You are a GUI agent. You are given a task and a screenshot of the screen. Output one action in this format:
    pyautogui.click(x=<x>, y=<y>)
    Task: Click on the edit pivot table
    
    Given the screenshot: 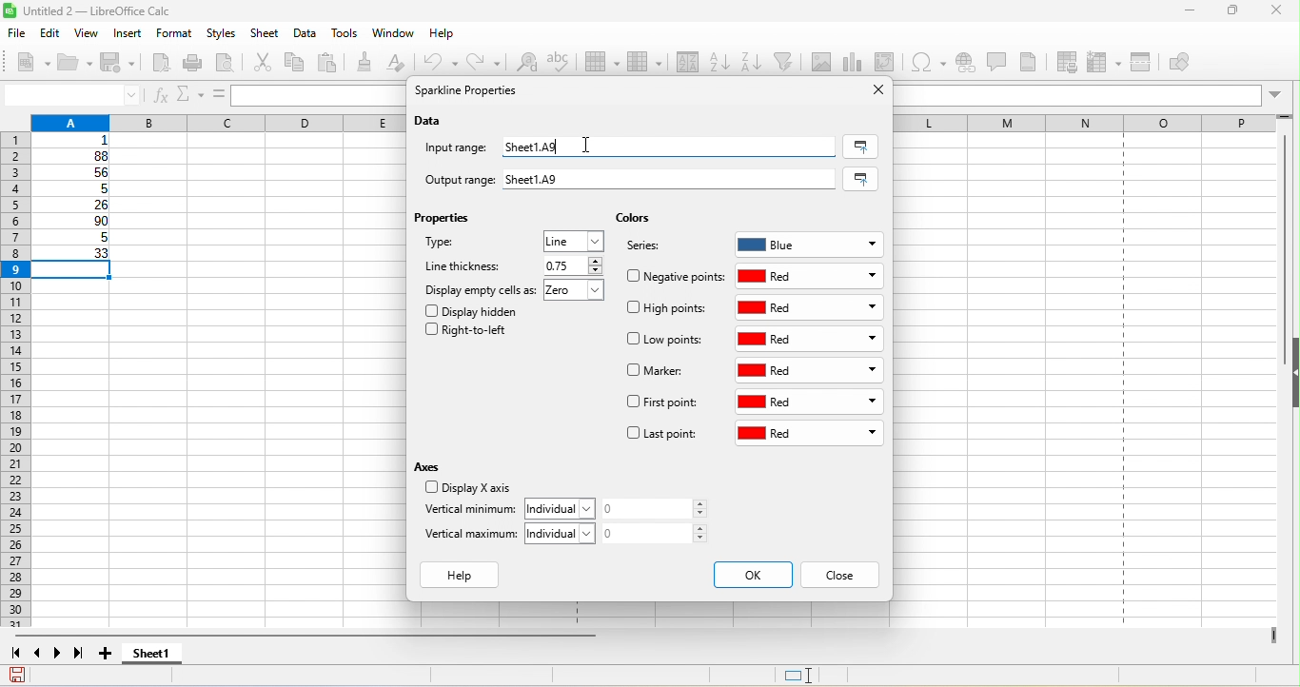 What is the action you would take?
    pyautogui.click(x=884, y=61)
    